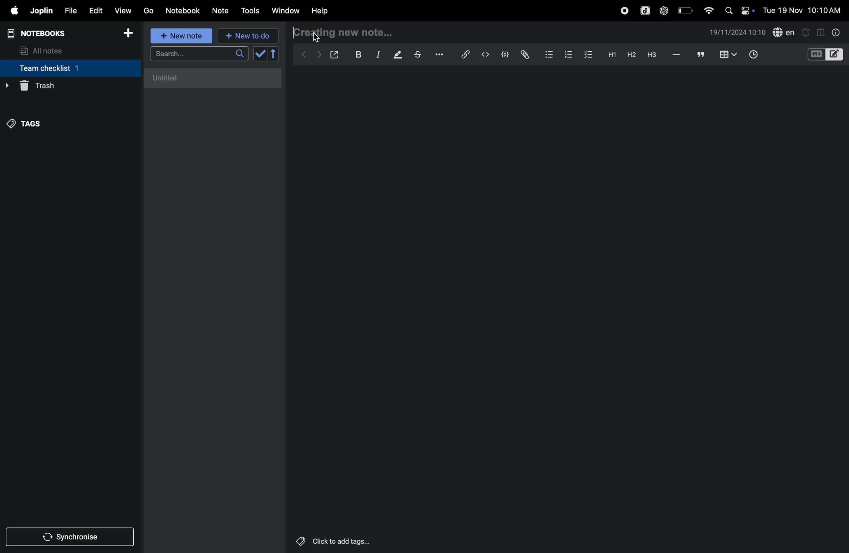 This screenshot has width=849, height=553. I want to click on date and time, so click(738, 33).